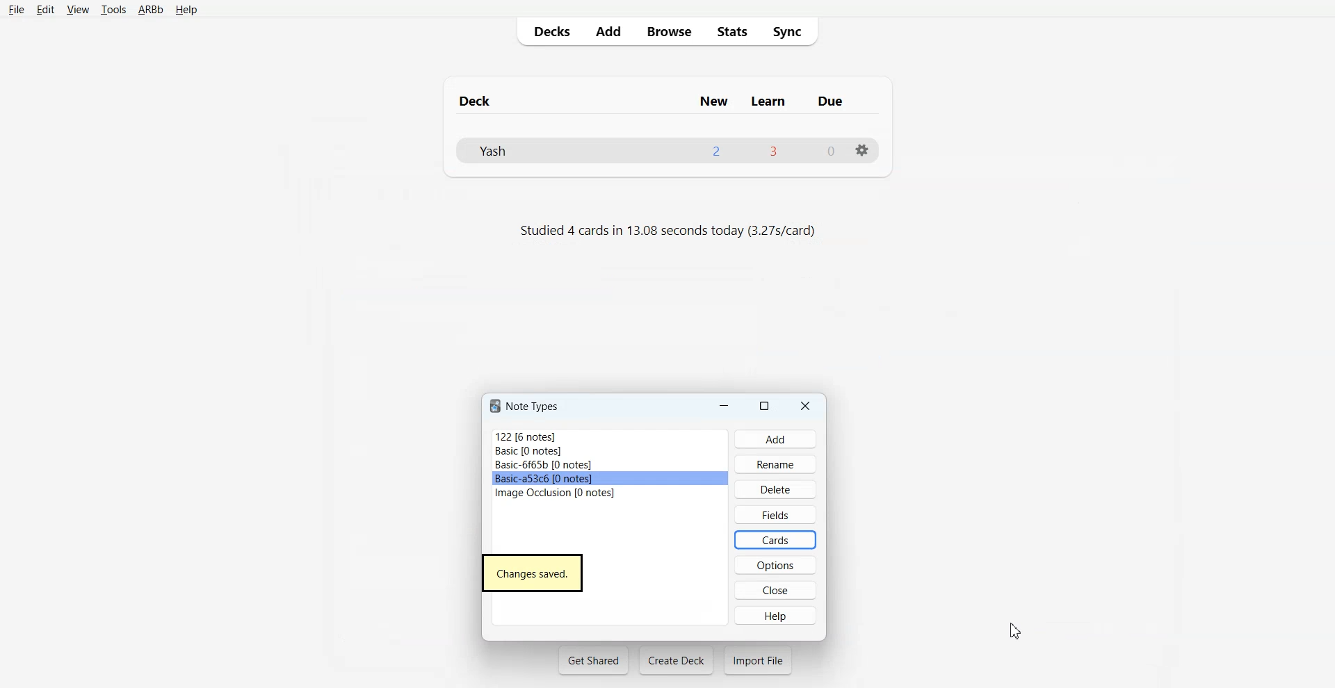 The width and height of the screenshot is (1335, 688). I want to click on Rename, so click(776, 464).